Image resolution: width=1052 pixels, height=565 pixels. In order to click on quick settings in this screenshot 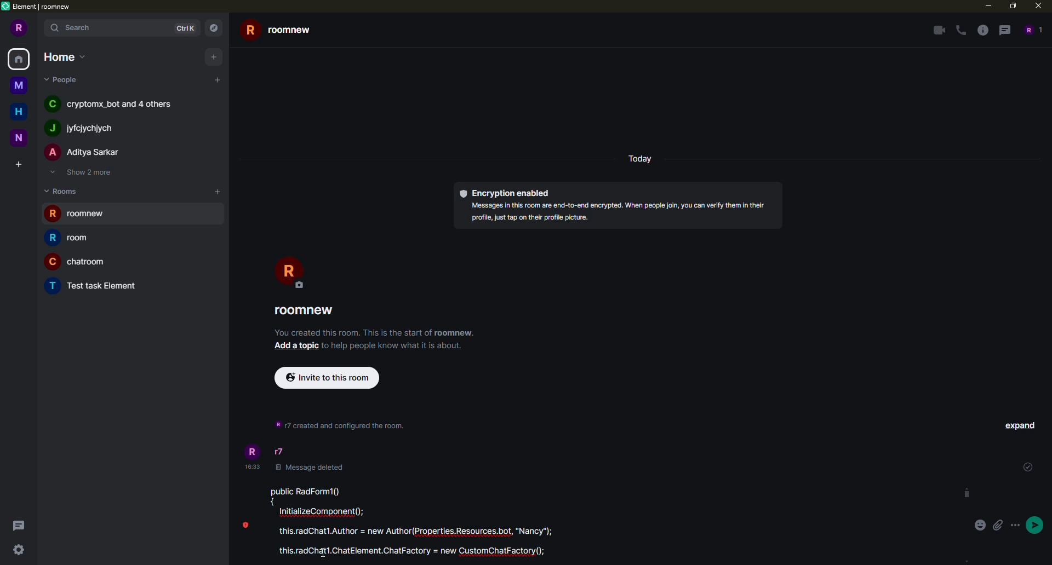, I will do `click(20, 551)`.